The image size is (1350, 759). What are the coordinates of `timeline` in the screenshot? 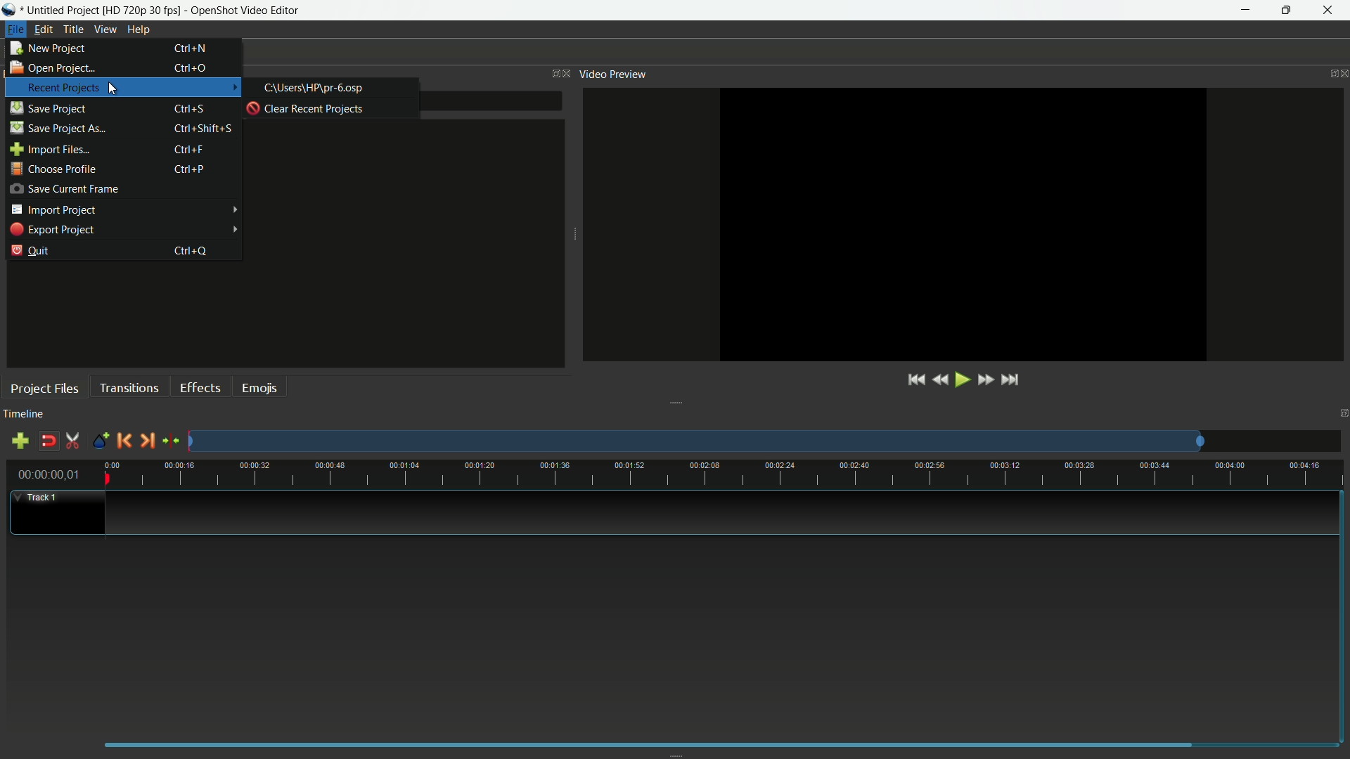 It's located at (24, 413).